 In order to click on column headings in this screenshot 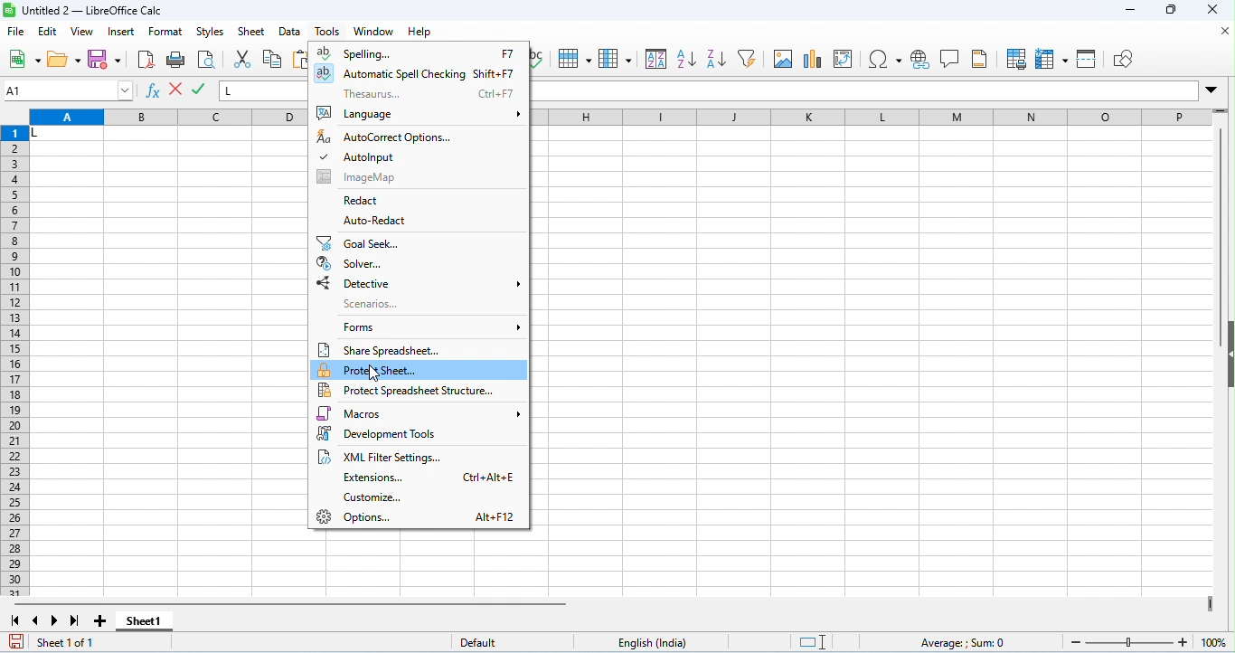, I will do `click(868, 116)`.